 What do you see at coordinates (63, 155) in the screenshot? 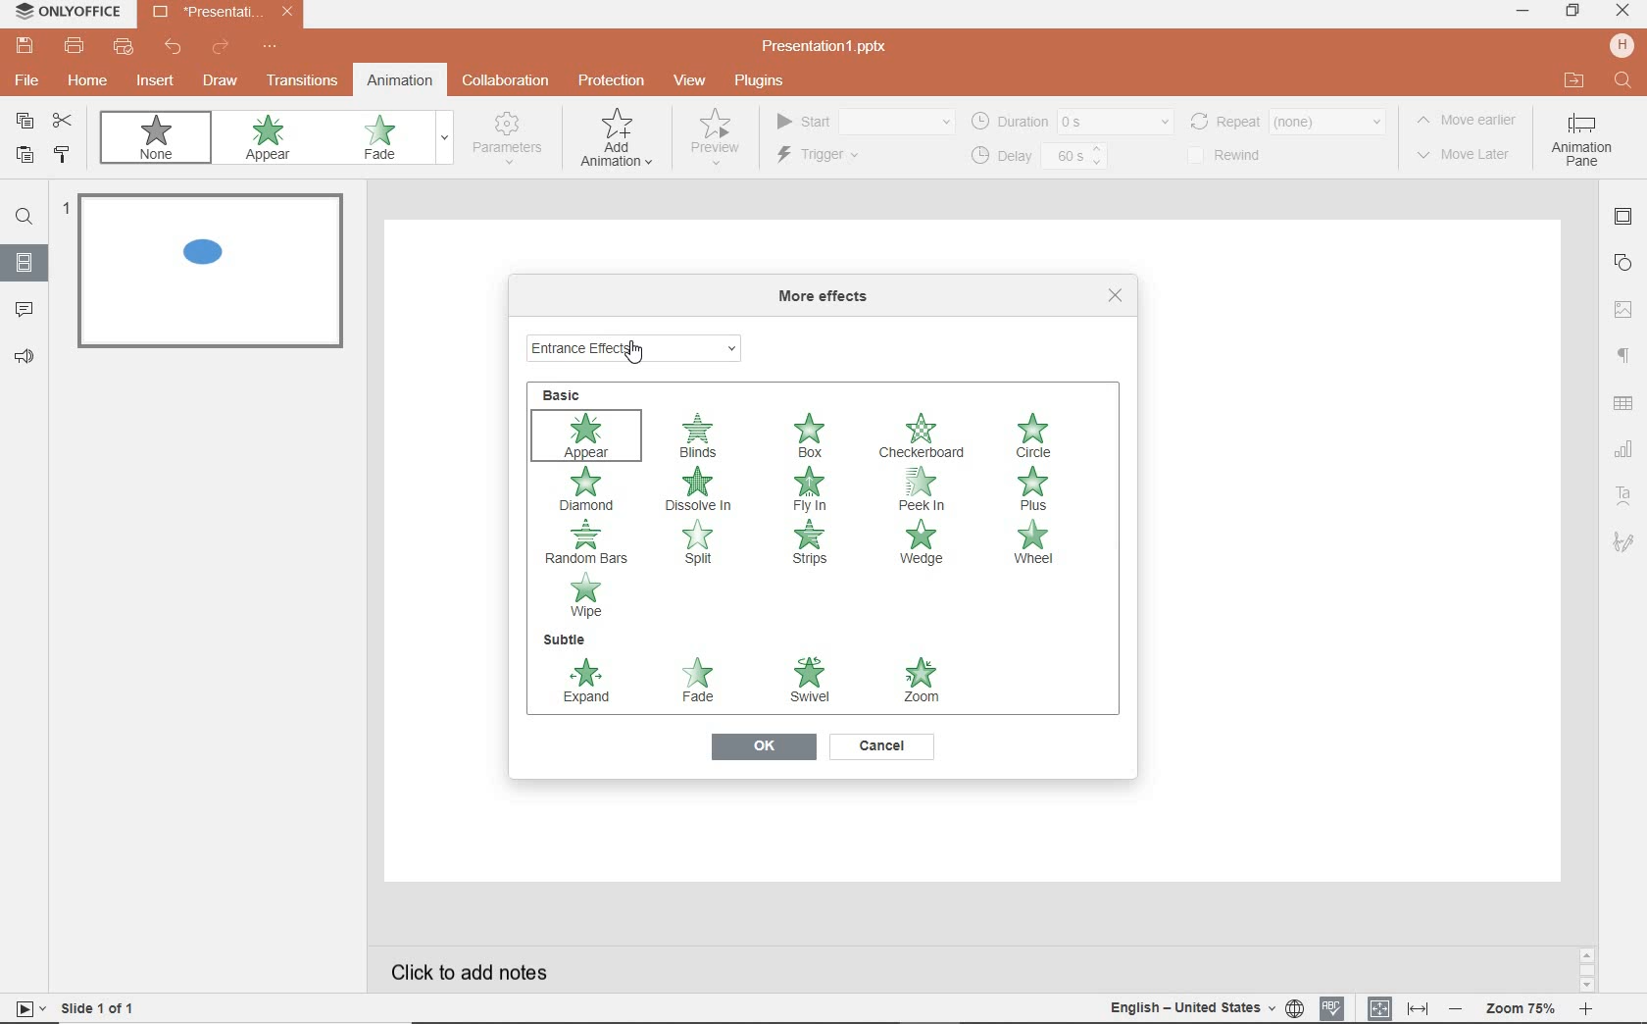
I see `COPY STYLE` at bounding box center [63, 155].